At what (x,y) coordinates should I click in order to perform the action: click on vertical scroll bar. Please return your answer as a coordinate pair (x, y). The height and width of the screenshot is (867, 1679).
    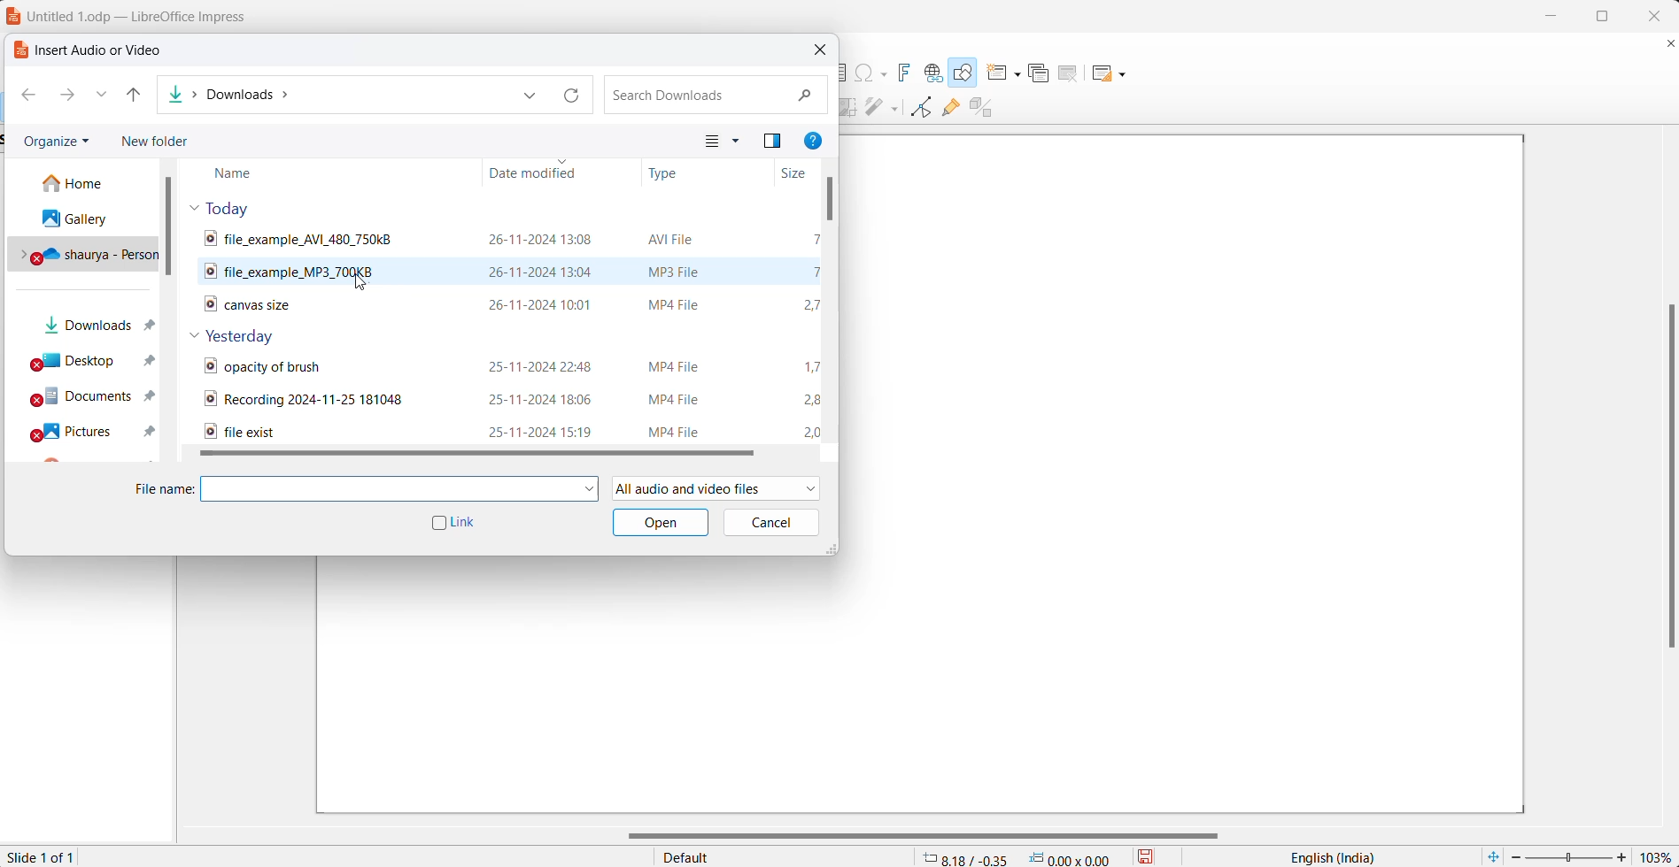
    Looking at the image, I should click on (1666, 473).